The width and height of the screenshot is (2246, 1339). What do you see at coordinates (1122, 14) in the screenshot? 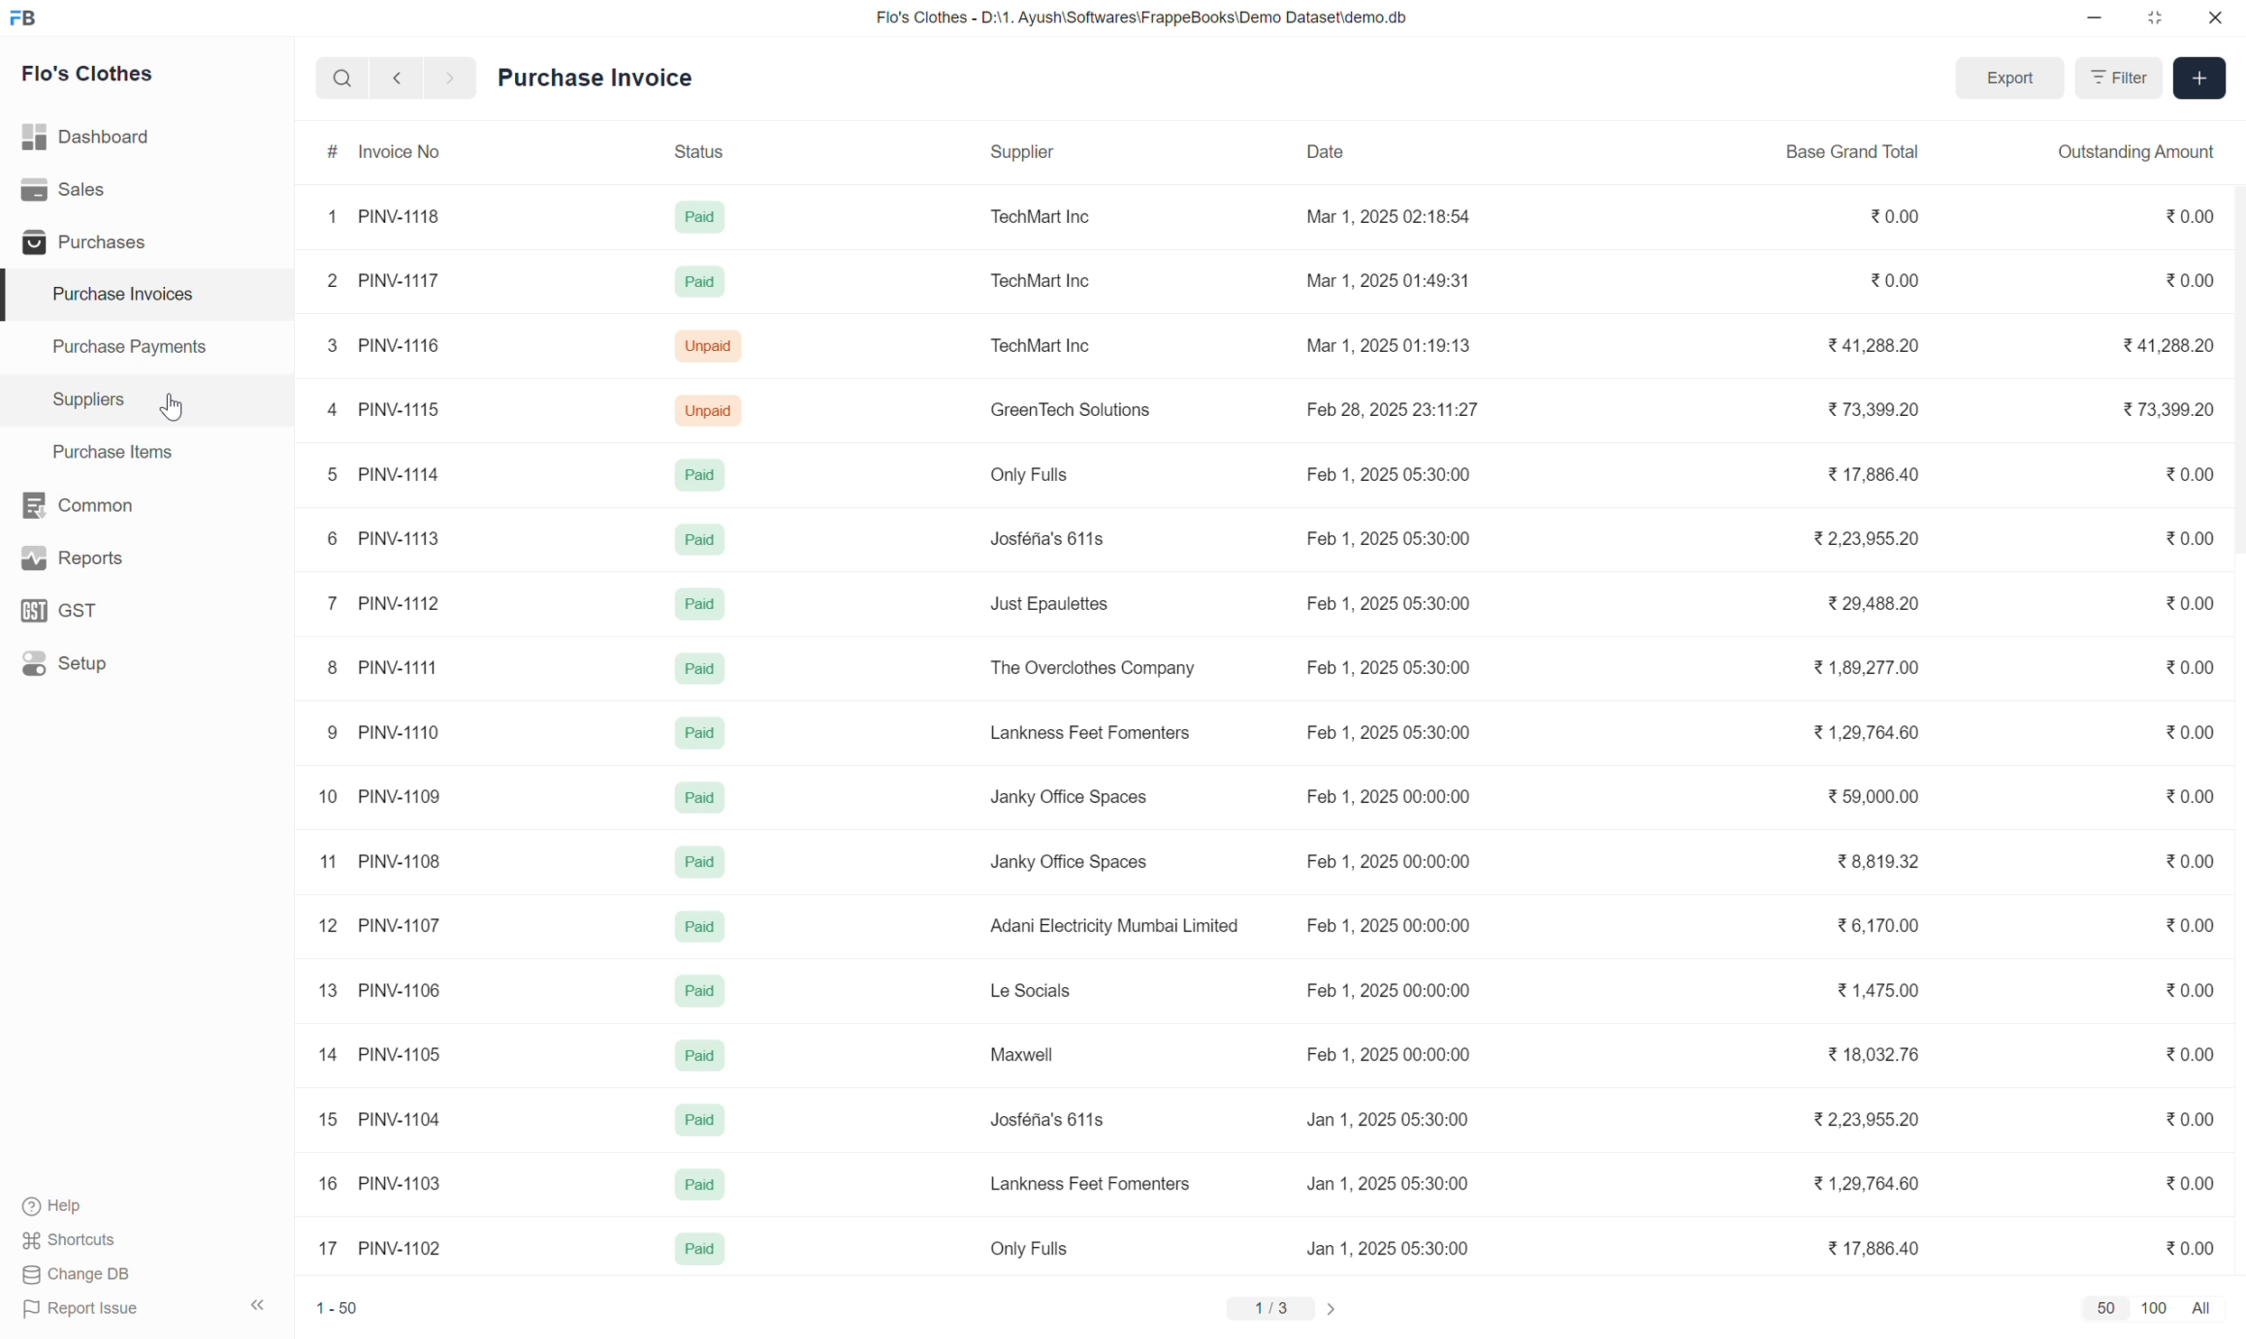
I see `Flo's Clothes - D:\1. Ayush\Softwares\FrappeBooks\Demo Dataset\demo.db` at bounding box center [1122, 14].